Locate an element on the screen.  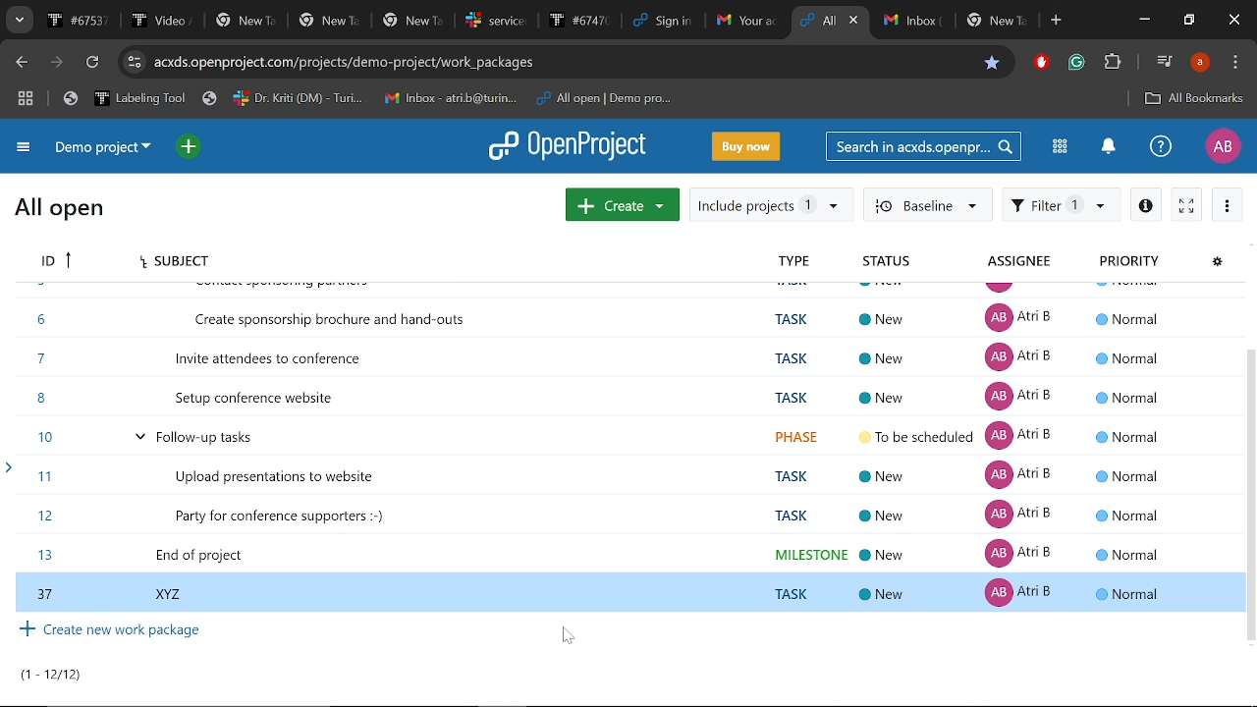
Priority is located at coordinates (1133, 261).